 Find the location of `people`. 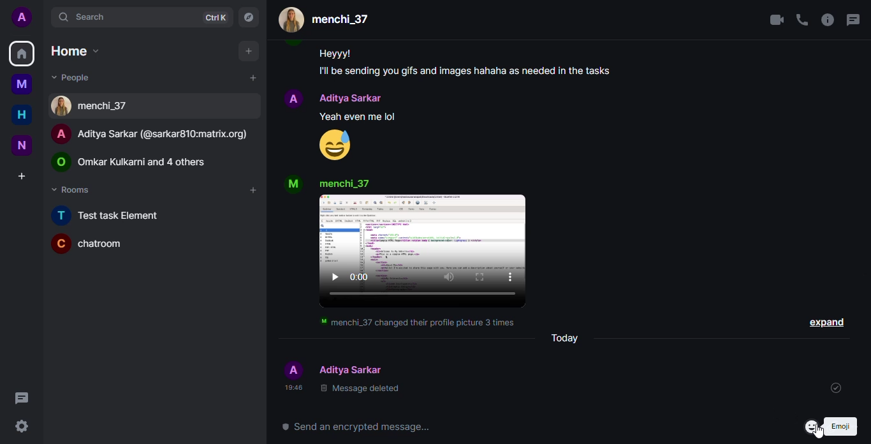

people is located at coordinates (353, 98).